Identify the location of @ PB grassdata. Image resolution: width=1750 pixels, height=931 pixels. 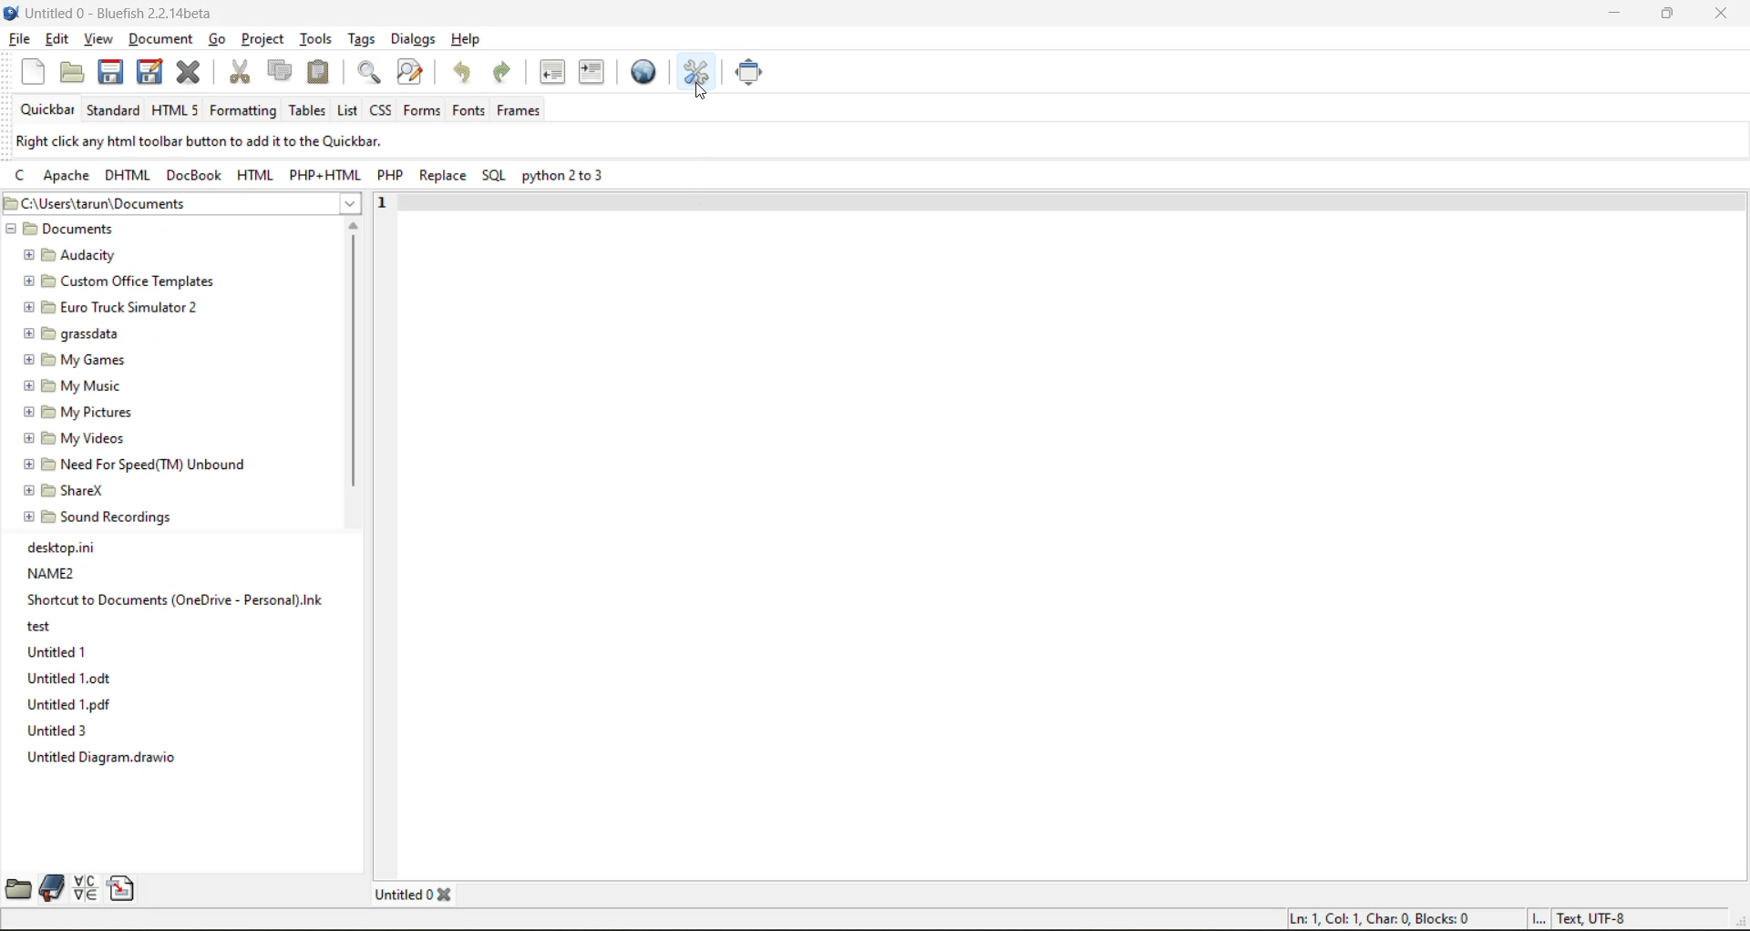
(71, 332).